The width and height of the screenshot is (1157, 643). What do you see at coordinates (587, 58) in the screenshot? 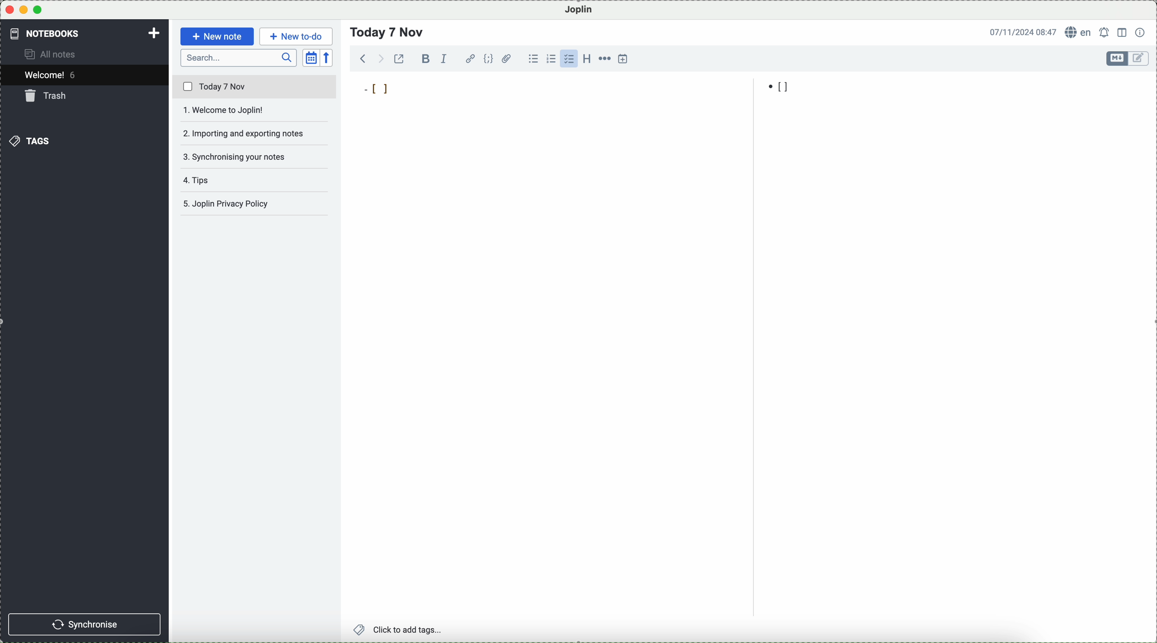
I see `heading` at bounding box center [587, 58].